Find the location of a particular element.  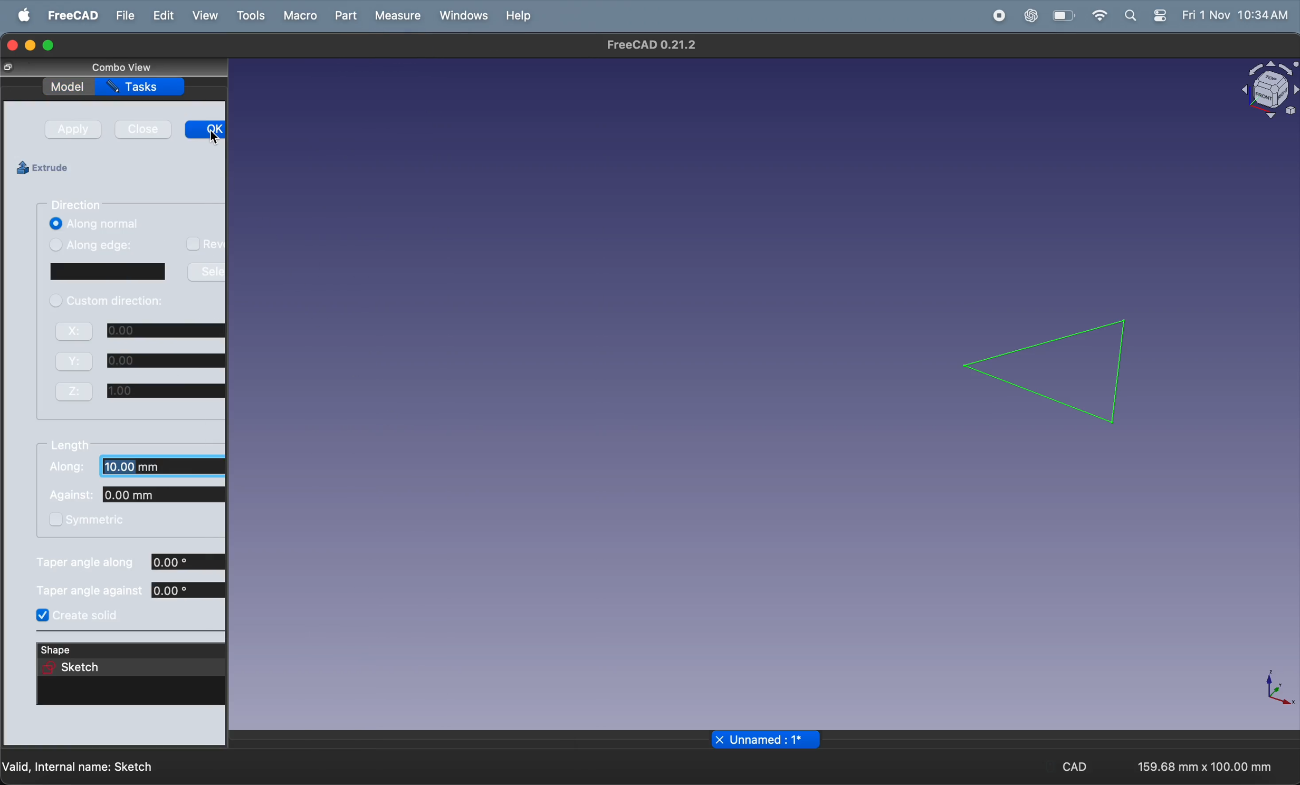

FreeCad 0.21.2 is located at coordinates (654, 46).